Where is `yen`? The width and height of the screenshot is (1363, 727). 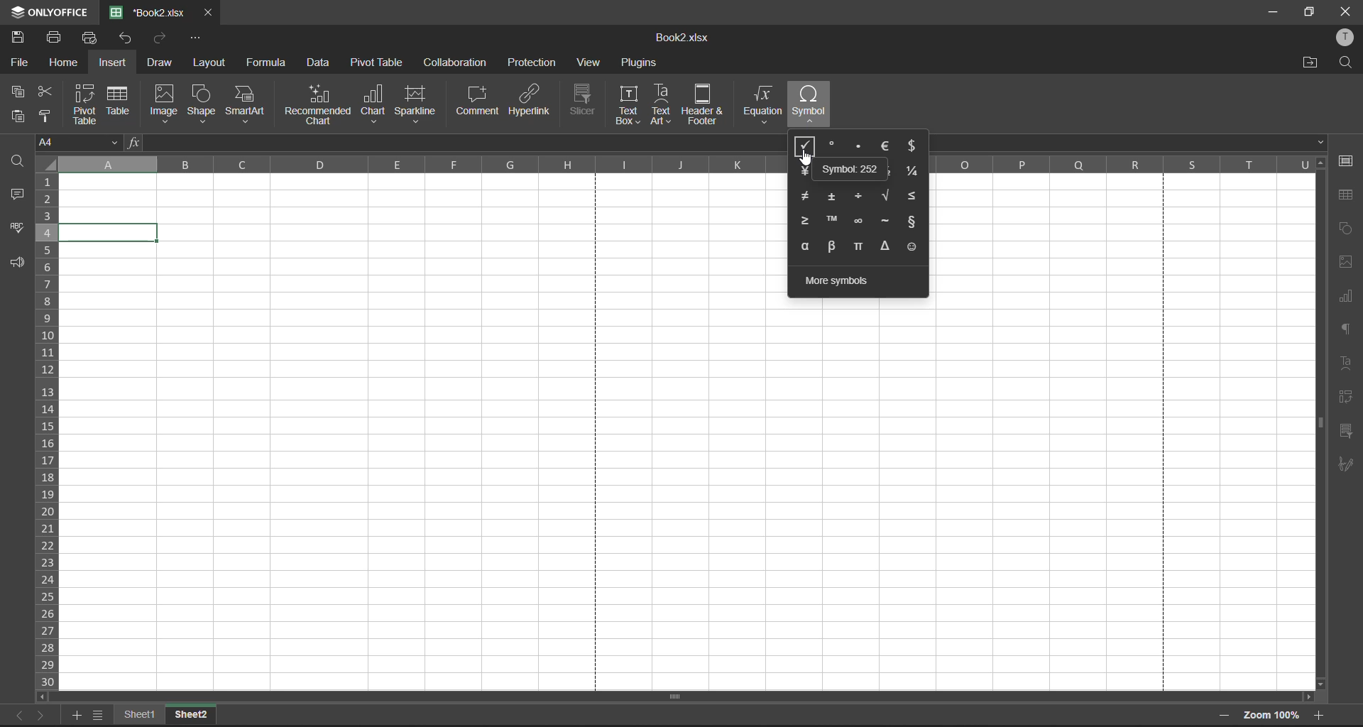
yen is located at coordinates (804, 168).